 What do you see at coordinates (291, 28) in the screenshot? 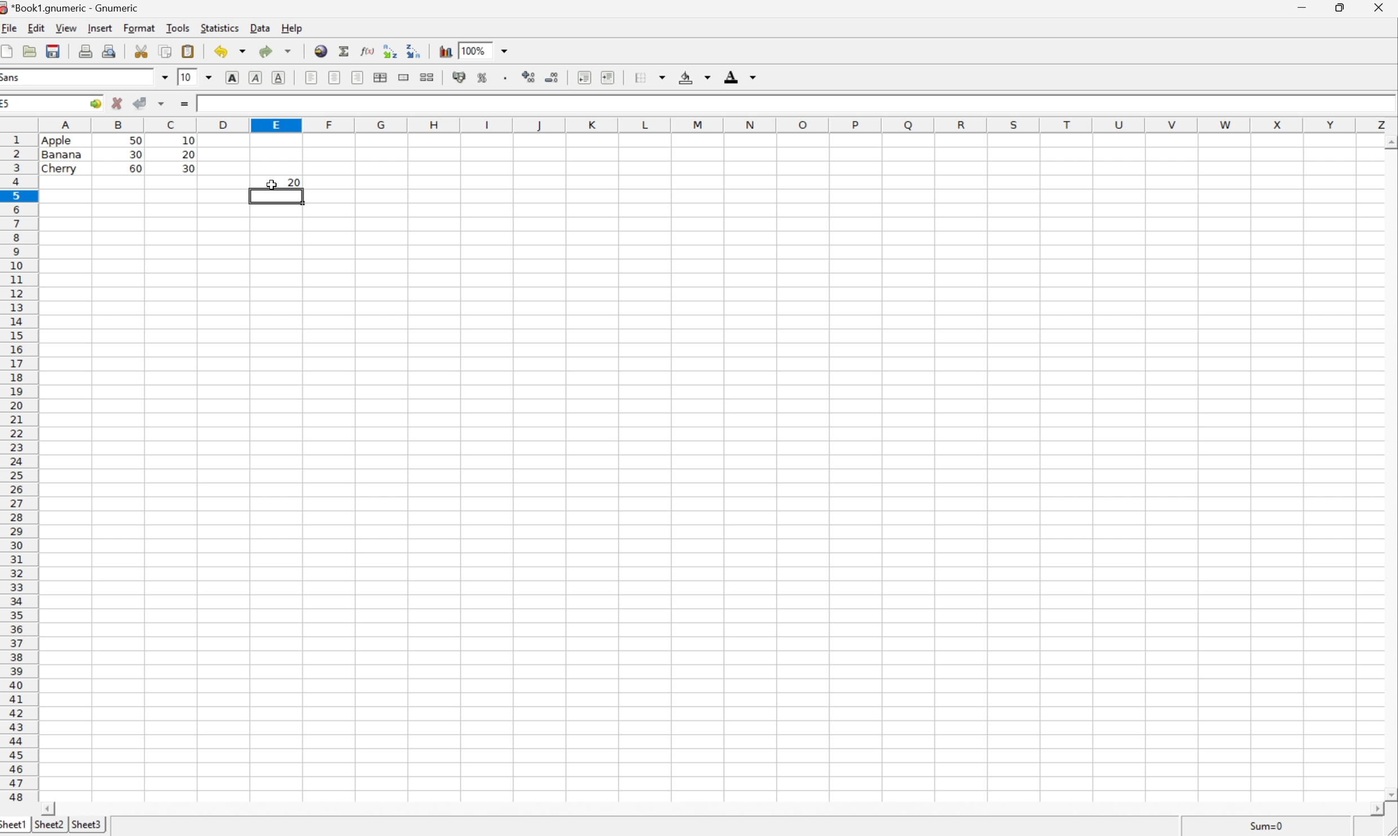
I see `help` at bounding box center [291, 28].